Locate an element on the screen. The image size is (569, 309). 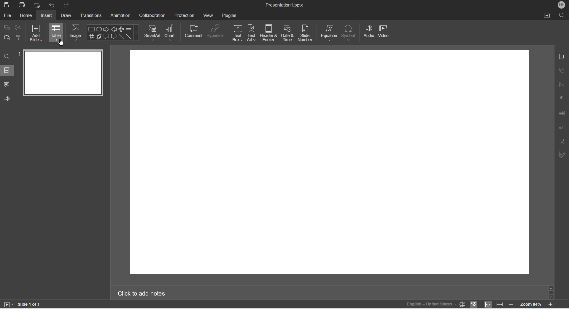
Image is located at coordinates (77, 32).